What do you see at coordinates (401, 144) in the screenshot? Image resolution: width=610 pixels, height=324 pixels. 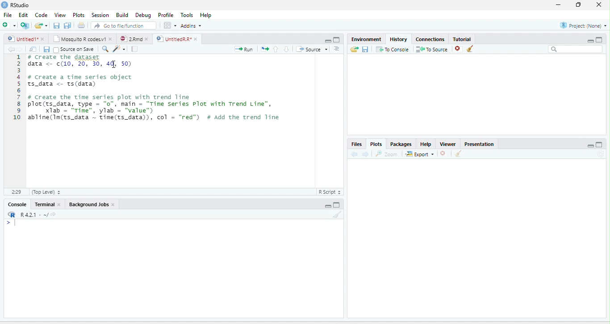 I see `Packages` at bounding box center [401, 144].